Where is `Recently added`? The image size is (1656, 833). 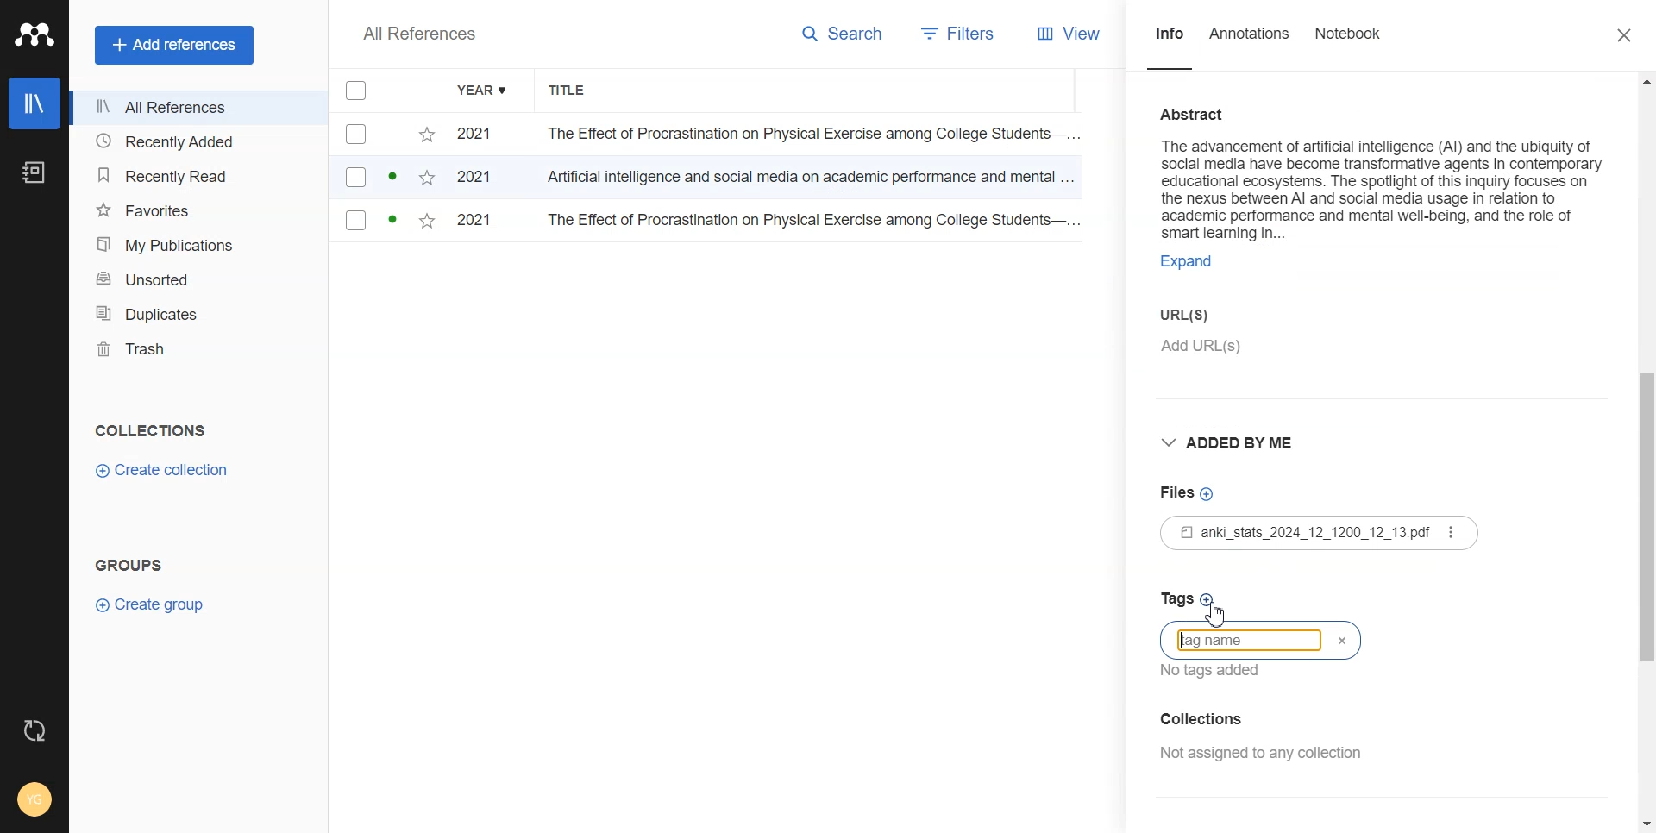 Recently added is located at coordinates (197, 142).